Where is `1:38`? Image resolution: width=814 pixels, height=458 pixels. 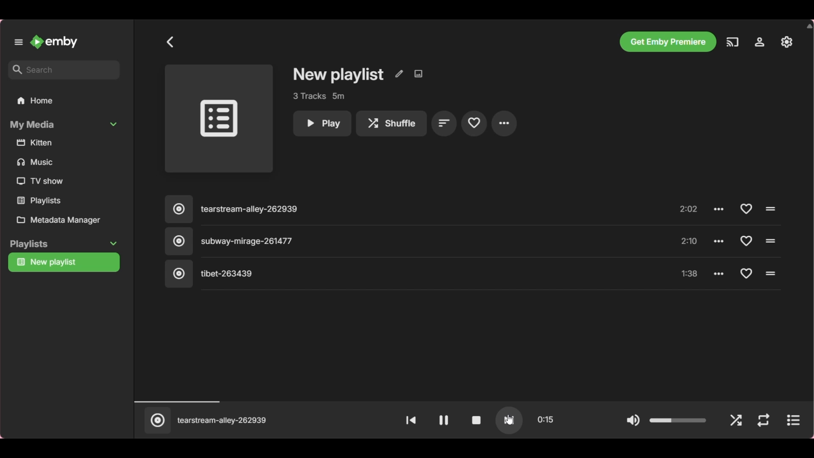
1:38 is located at coordinates (689, 272).